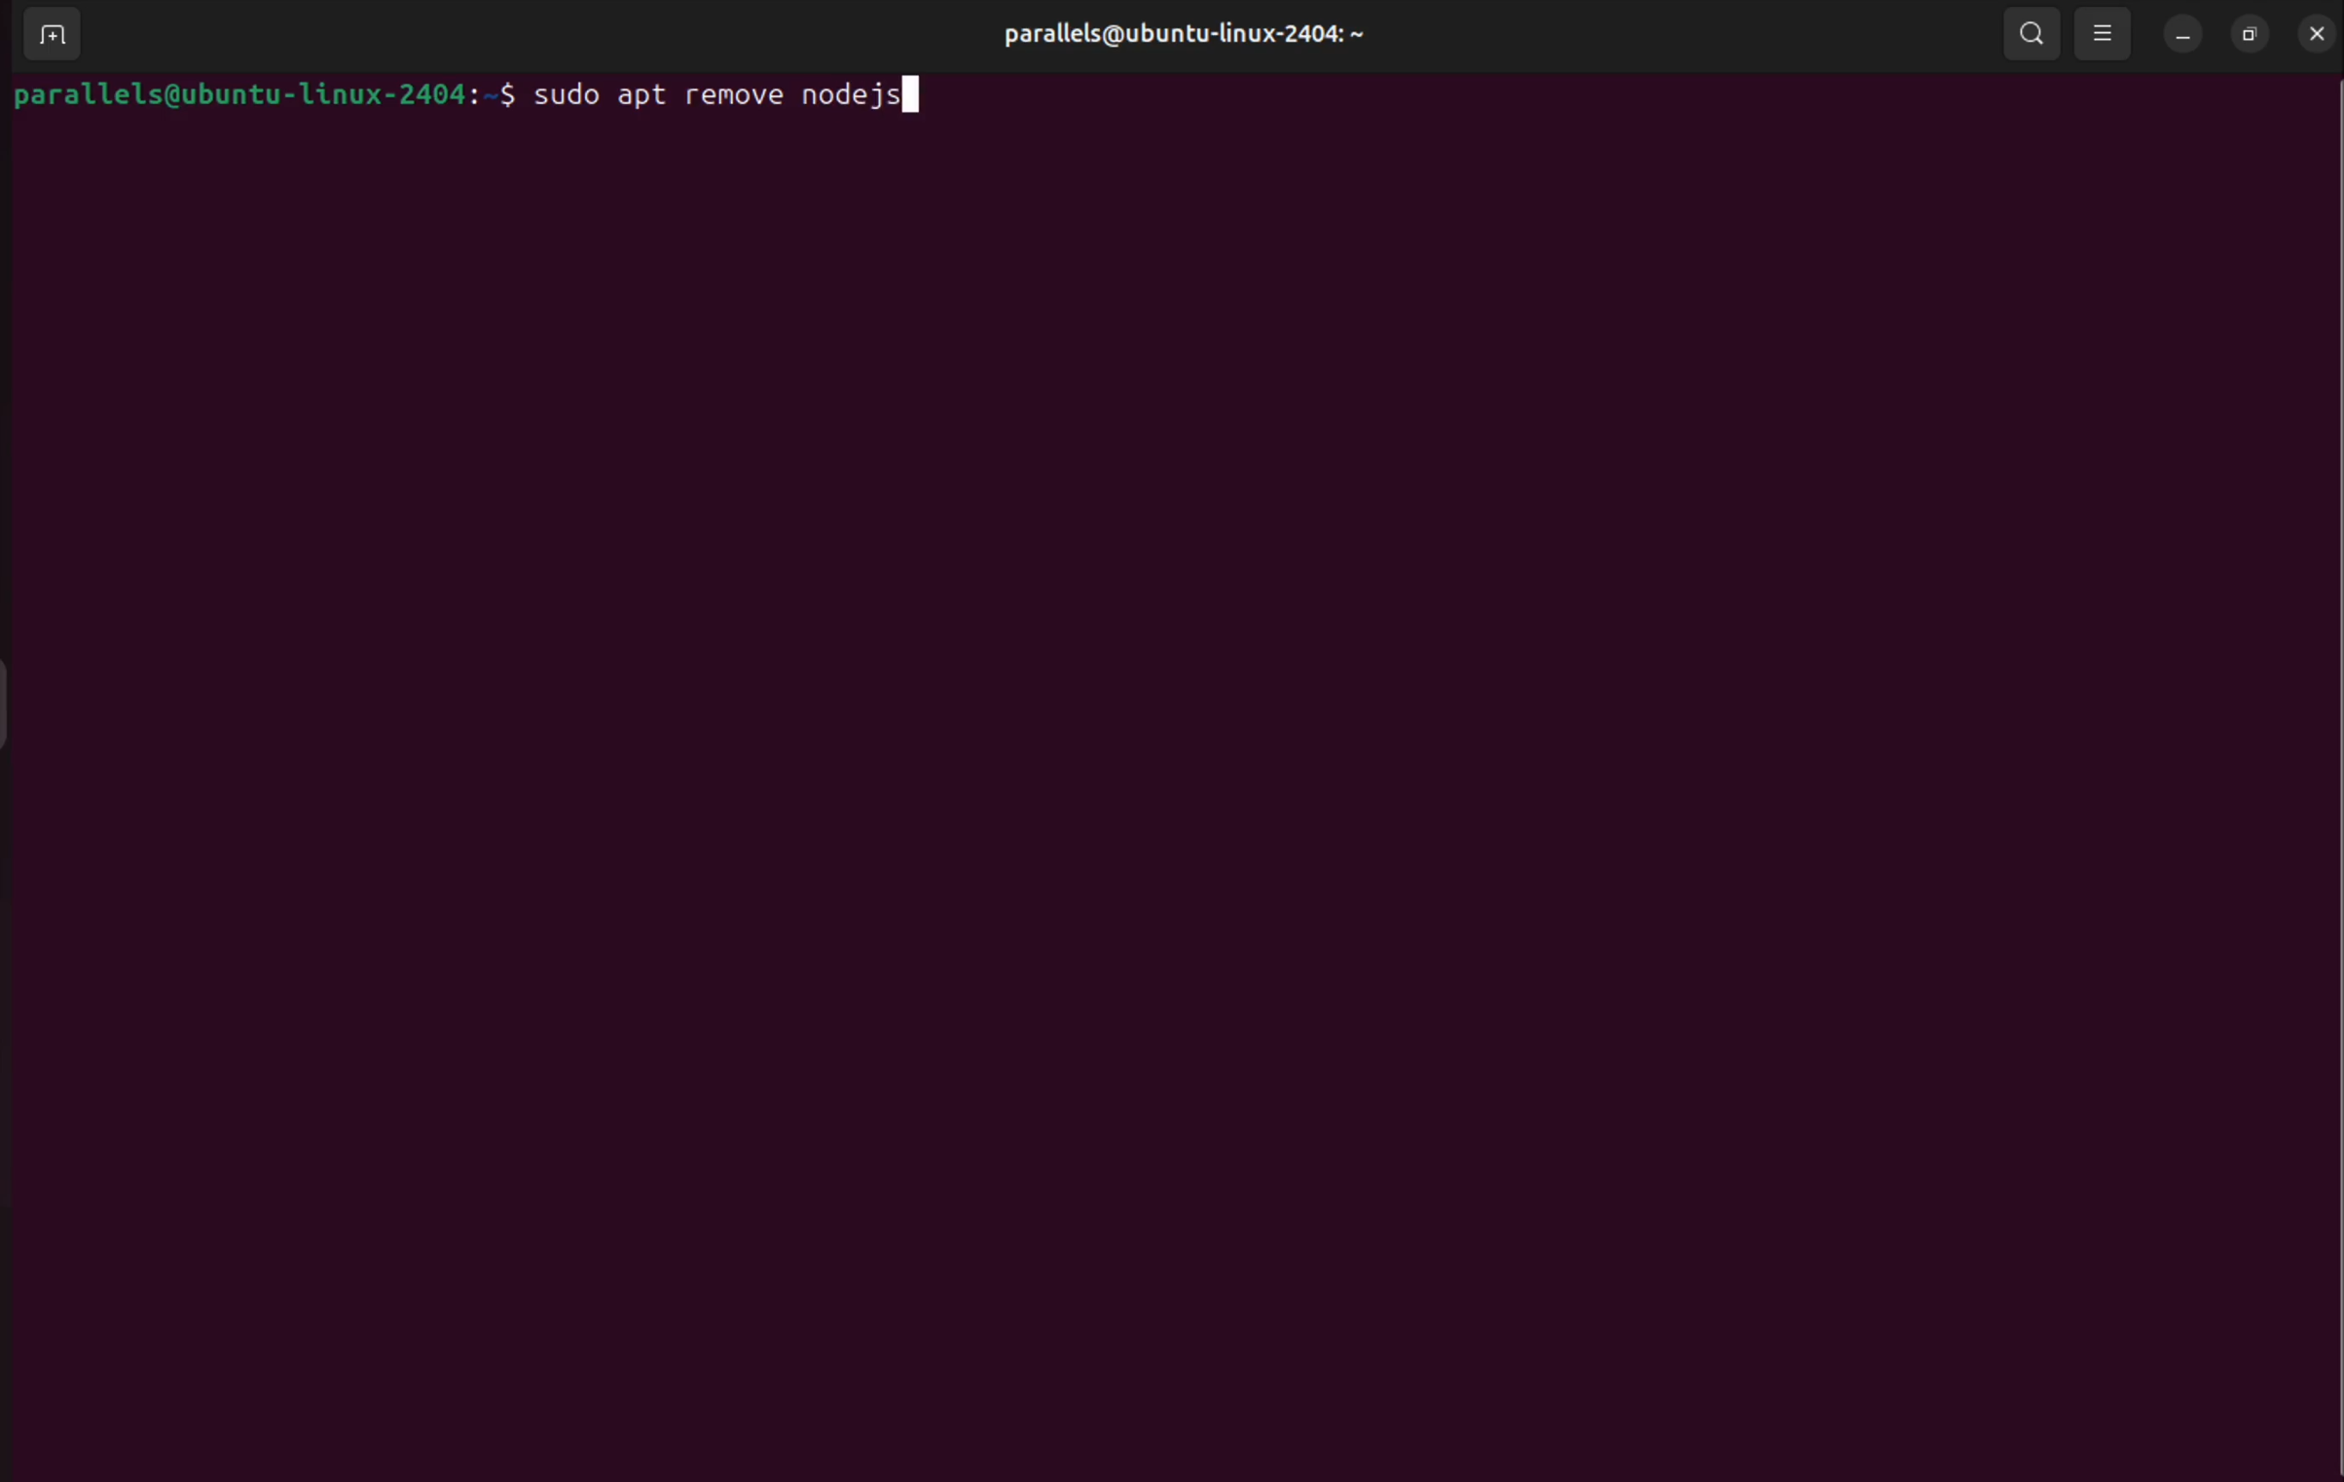 This screenshot has width=2344, height=1482. Describe the element at coordinates (2314, 32) in the screenshot. I see `close` at that location.